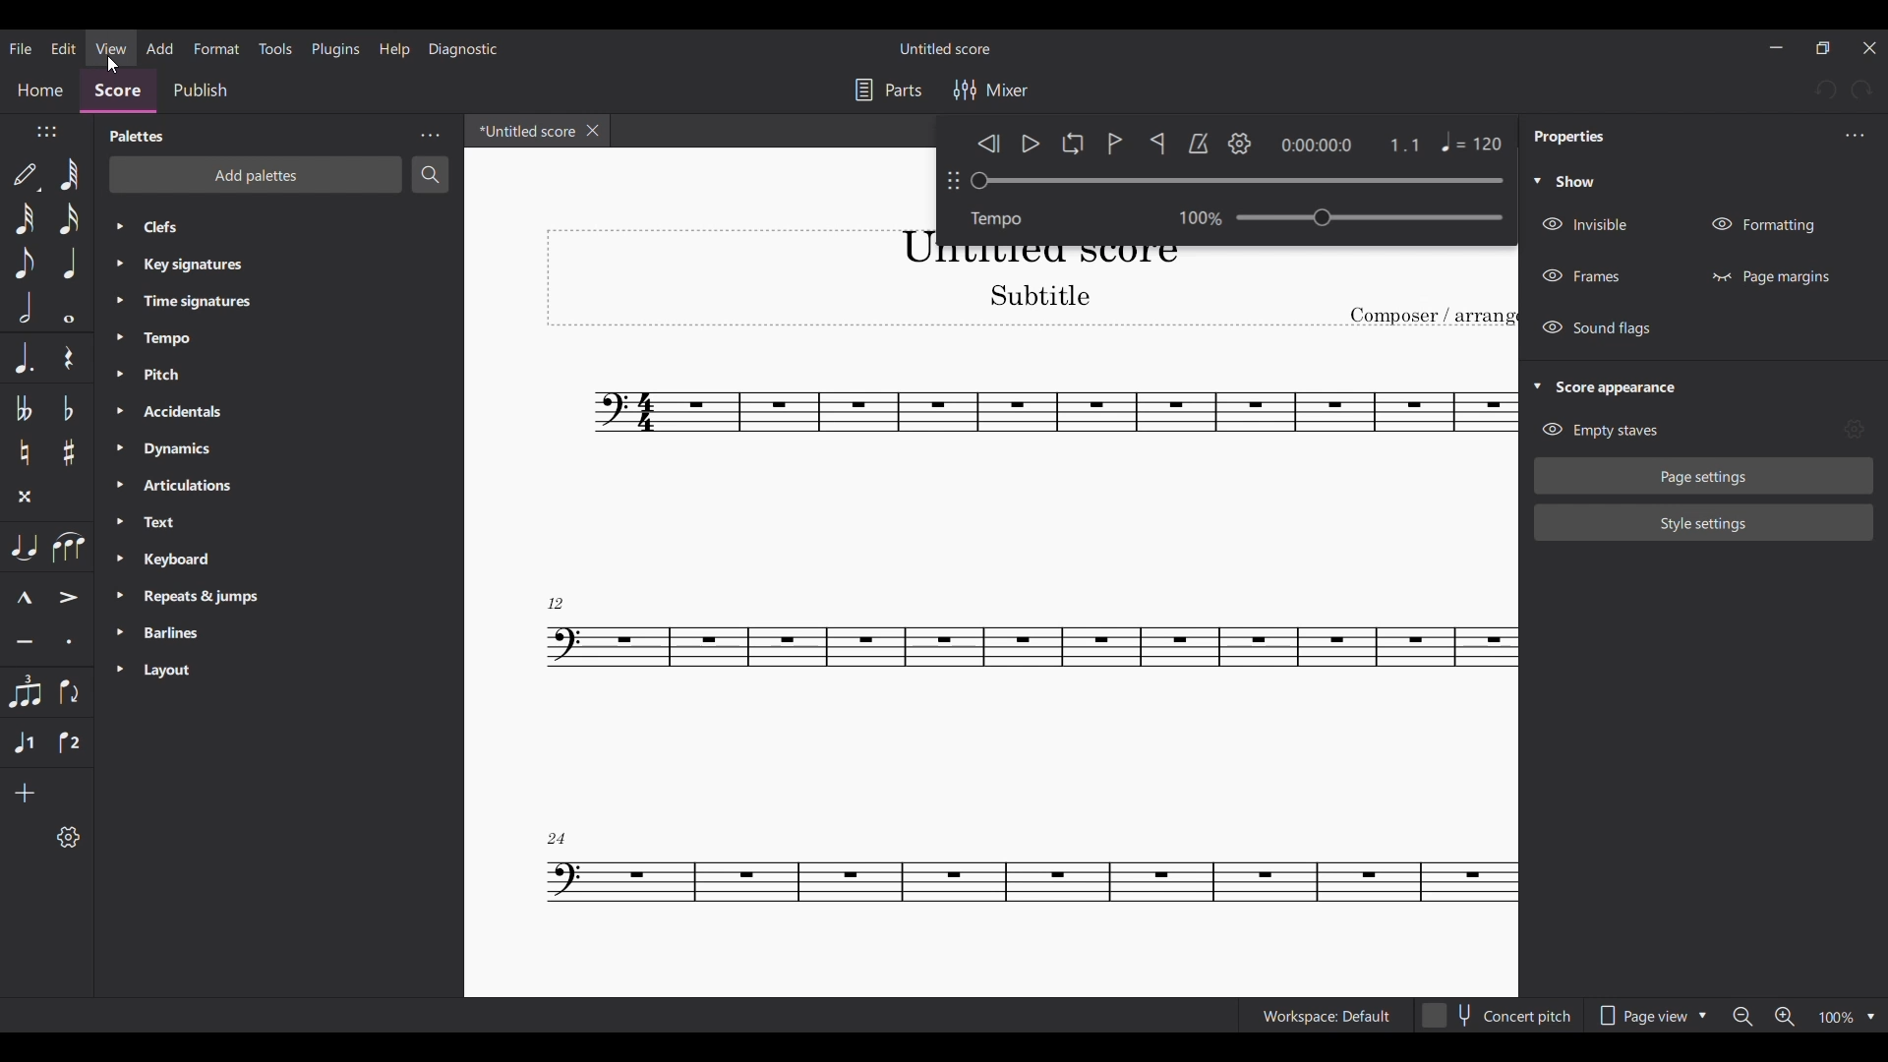 This screenshot has width=1888, height=1062. What do you see at coordinates (1629, 385) in the screenshot?
I see `score appearance` at bounding box center [1629, 385].